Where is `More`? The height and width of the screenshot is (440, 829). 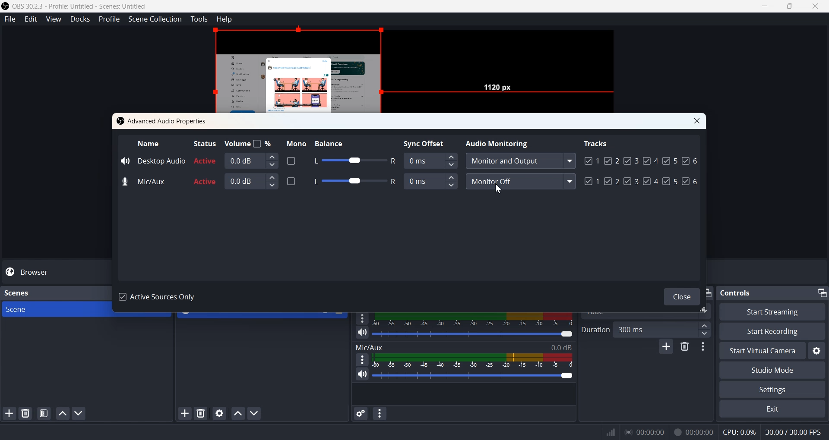
More is located at coordinates (361, 359).